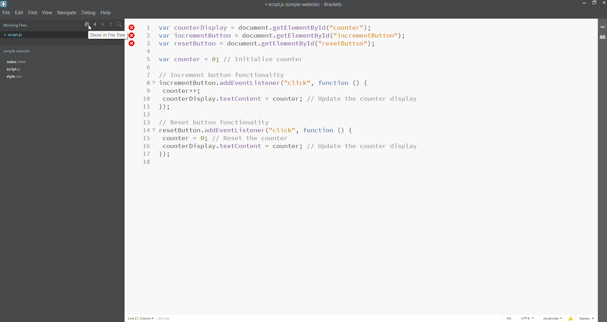  Describe the element at coordinates (4, 4) in the screenshot. I see `logo` at that location.